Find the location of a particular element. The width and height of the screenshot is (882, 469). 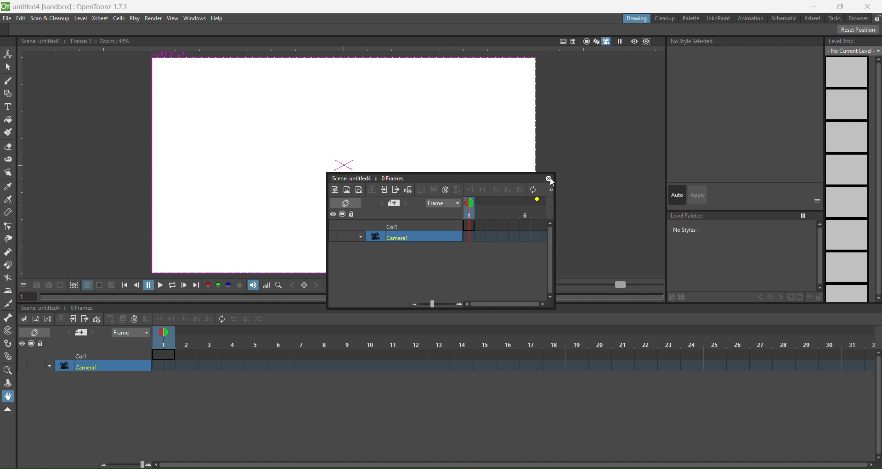

histogram is located at coordinates (267, 285).